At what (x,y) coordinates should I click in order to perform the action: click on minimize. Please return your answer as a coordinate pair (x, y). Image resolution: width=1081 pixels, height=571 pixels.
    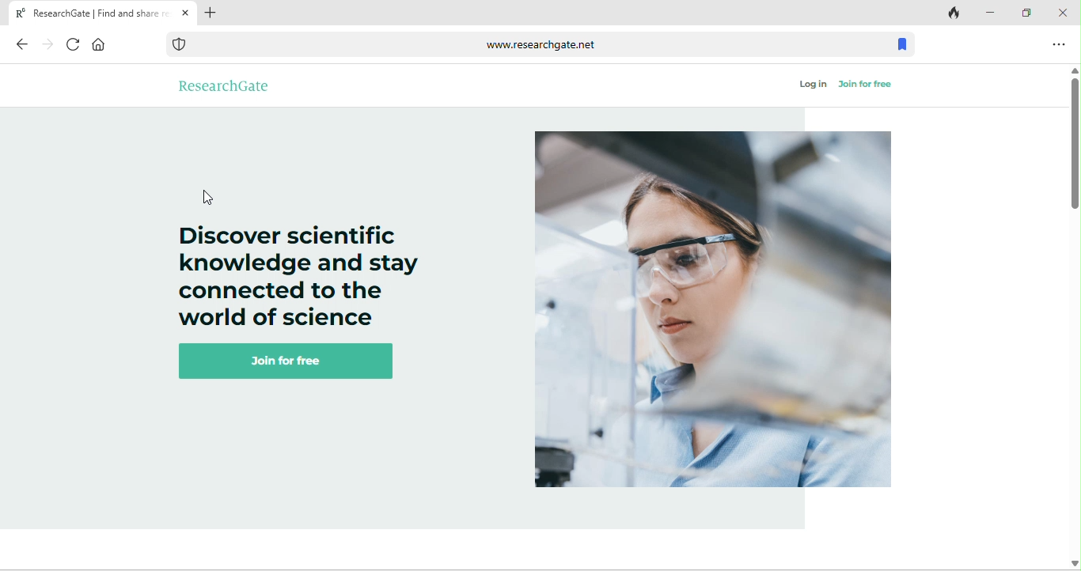
    Looking at the image, I should click on (989, 11).